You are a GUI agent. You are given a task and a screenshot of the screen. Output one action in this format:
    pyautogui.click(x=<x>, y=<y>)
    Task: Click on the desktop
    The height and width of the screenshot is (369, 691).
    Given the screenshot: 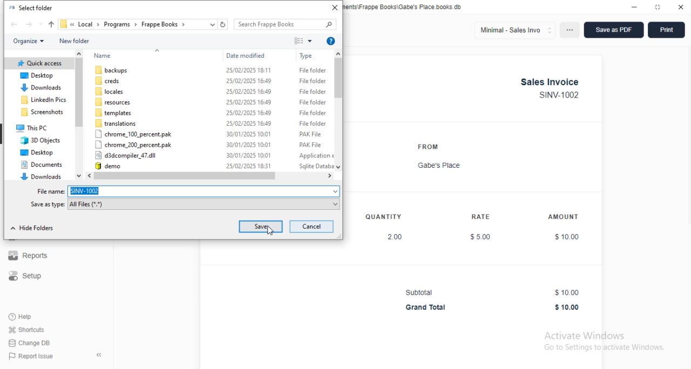 What is the action you would take?
    pyautogui.click(x=38, y=76)
    